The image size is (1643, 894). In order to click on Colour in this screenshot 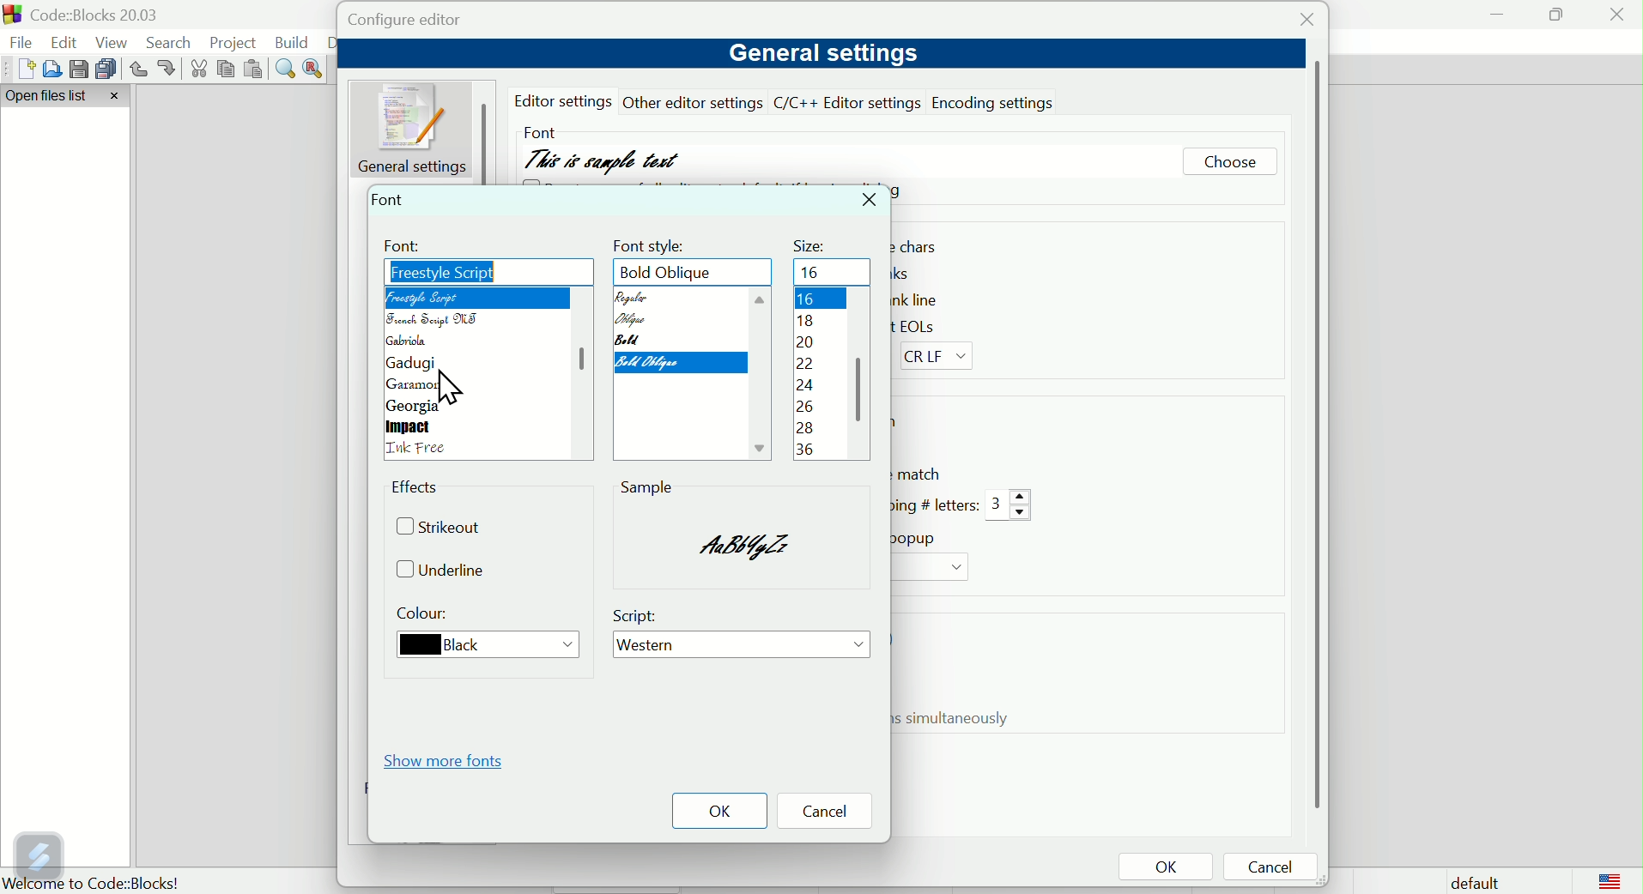, I will do `click(427, 616)`.